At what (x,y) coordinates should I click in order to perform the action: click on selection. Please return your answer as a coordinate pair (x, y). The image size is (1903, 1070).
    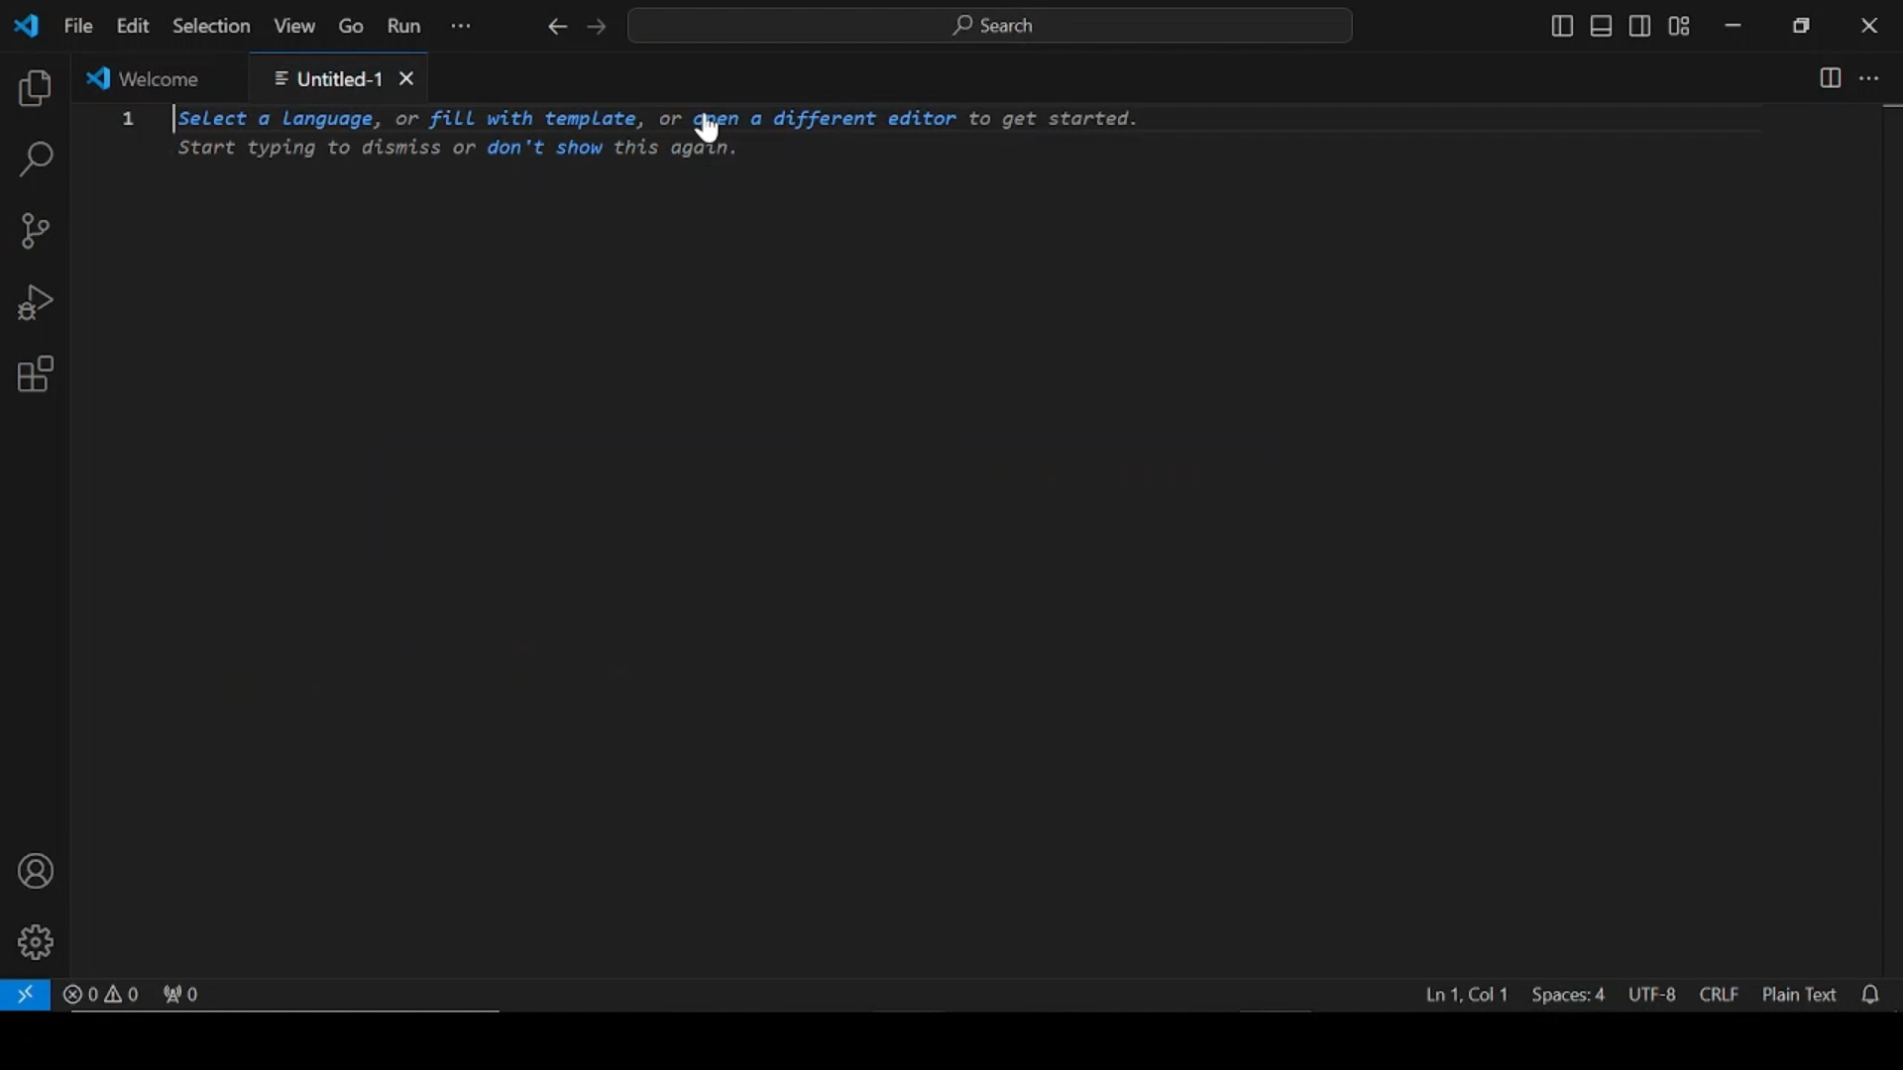
    Looking at the image, I should click on (210, 27).